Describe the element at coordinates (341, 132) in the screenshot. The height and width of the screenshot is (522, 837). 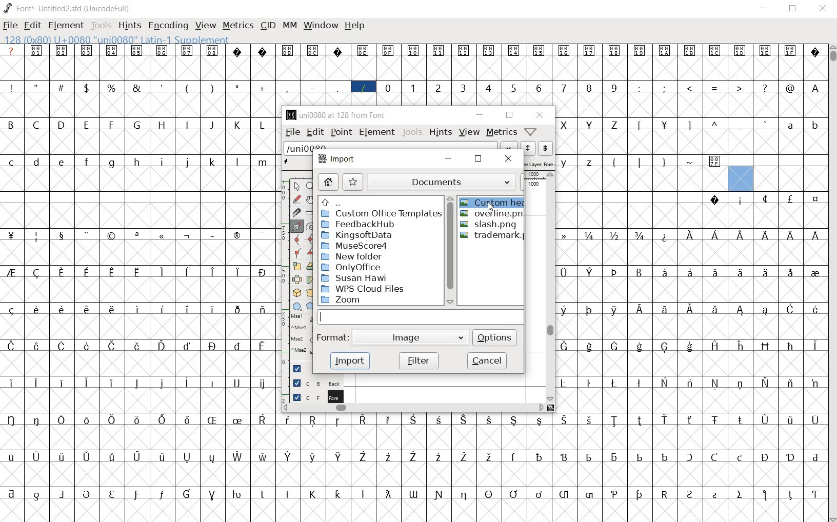
I see `point` at that location.